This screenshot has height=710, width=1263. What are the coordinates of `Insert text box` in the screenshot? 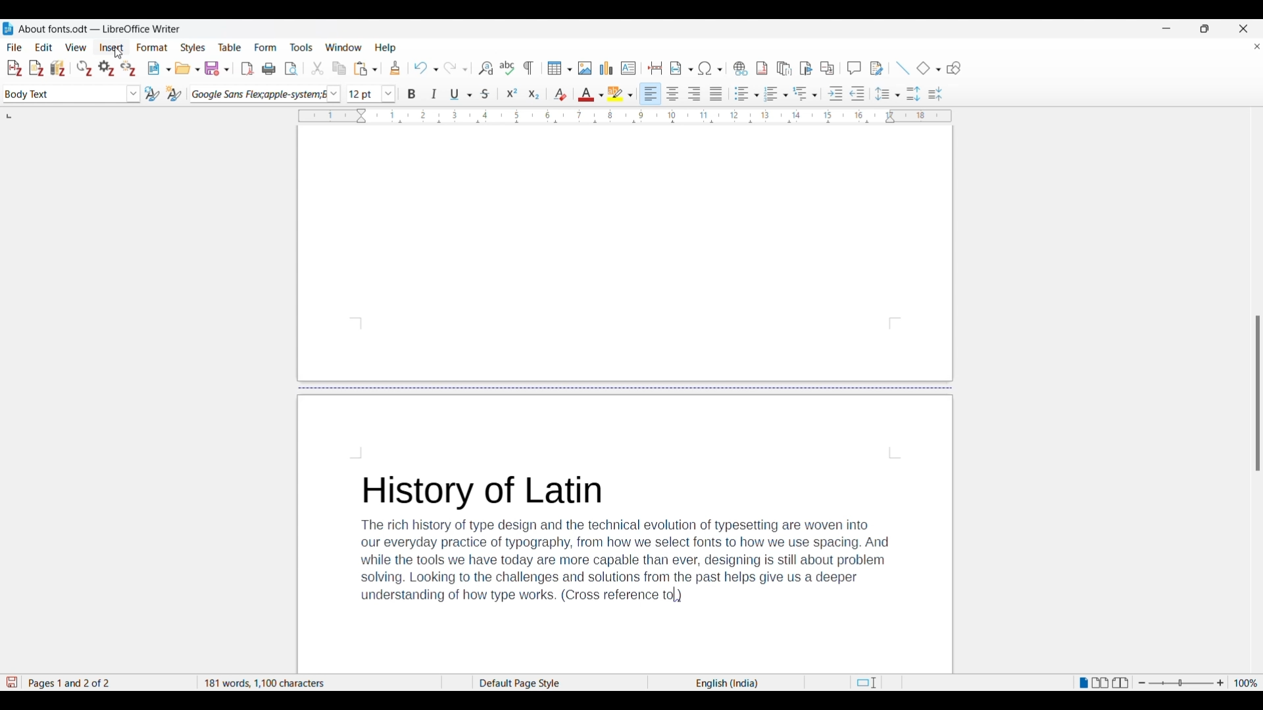 It's located at (629, 68).